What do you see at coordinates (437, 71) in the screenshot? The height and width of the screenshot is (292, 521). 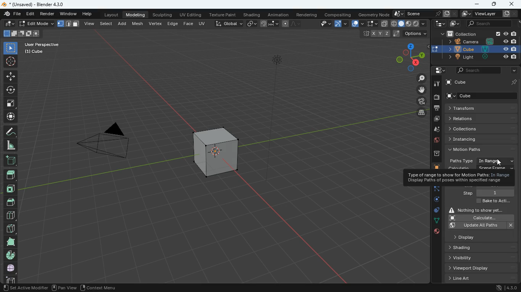 I see `settings` at bounding box center [437, 71].